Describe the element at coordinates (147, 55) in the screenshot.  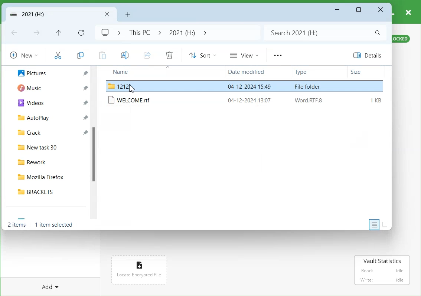
I see `Share` at that location.